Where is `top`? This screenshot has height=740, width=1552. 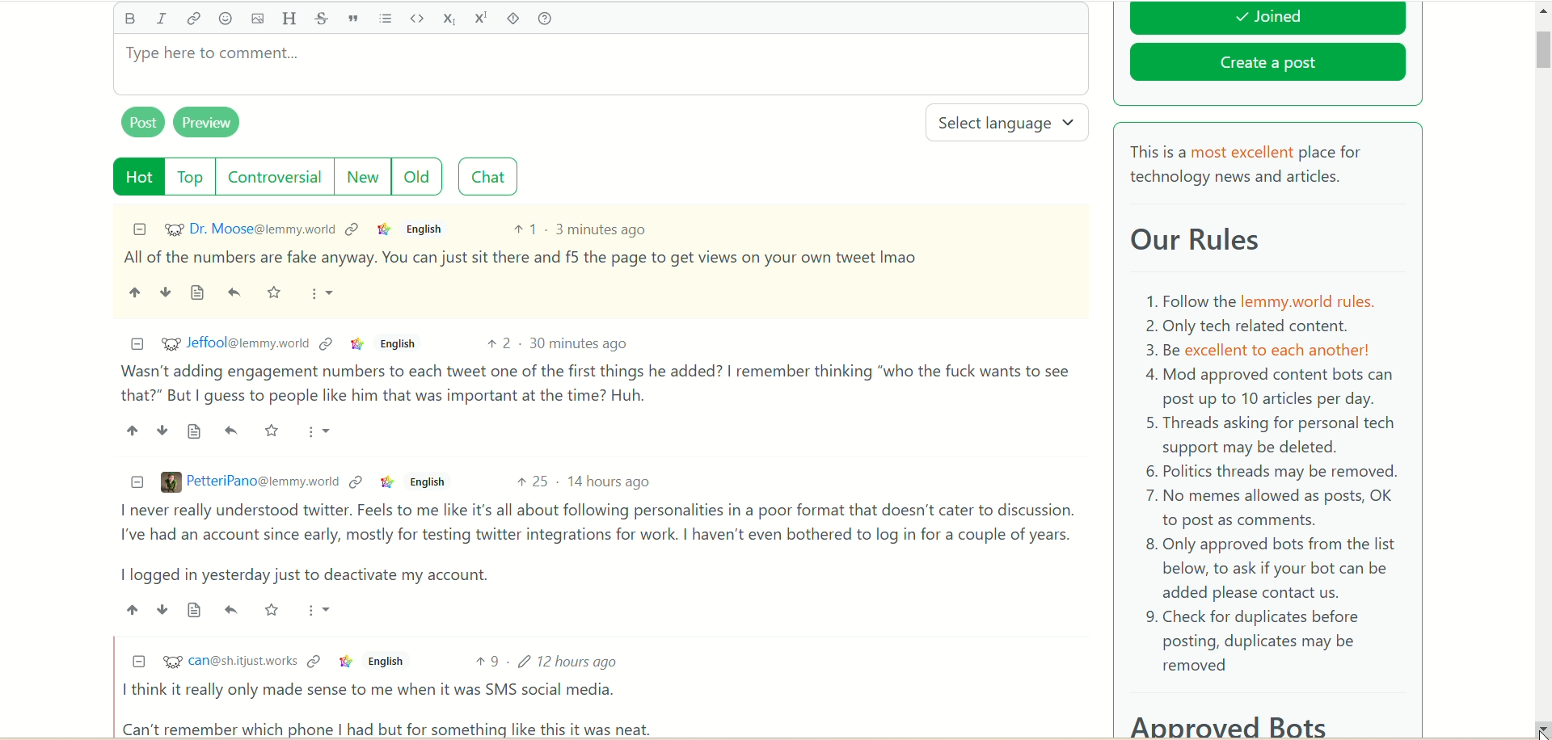
top is located at coordinates (192, 177).